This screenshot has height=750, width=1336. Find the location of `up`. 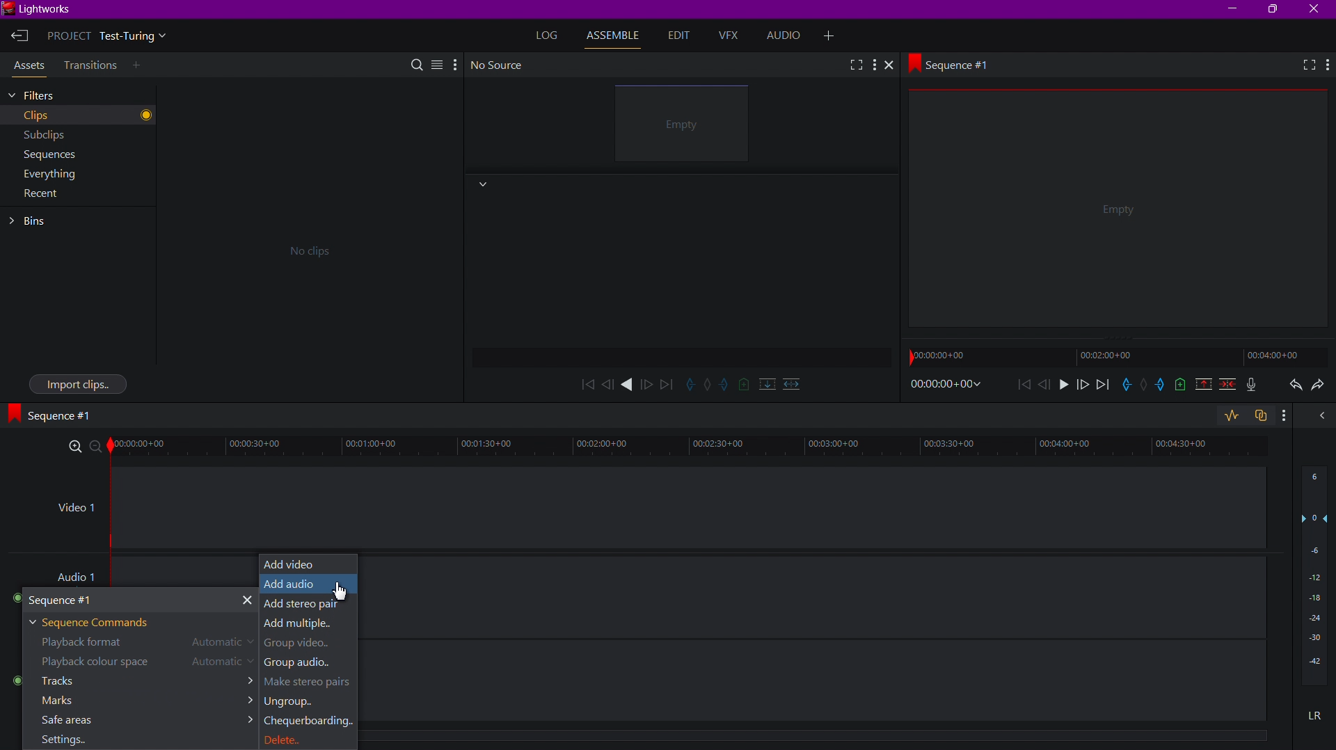

up is located at coordinates (1201, 386).